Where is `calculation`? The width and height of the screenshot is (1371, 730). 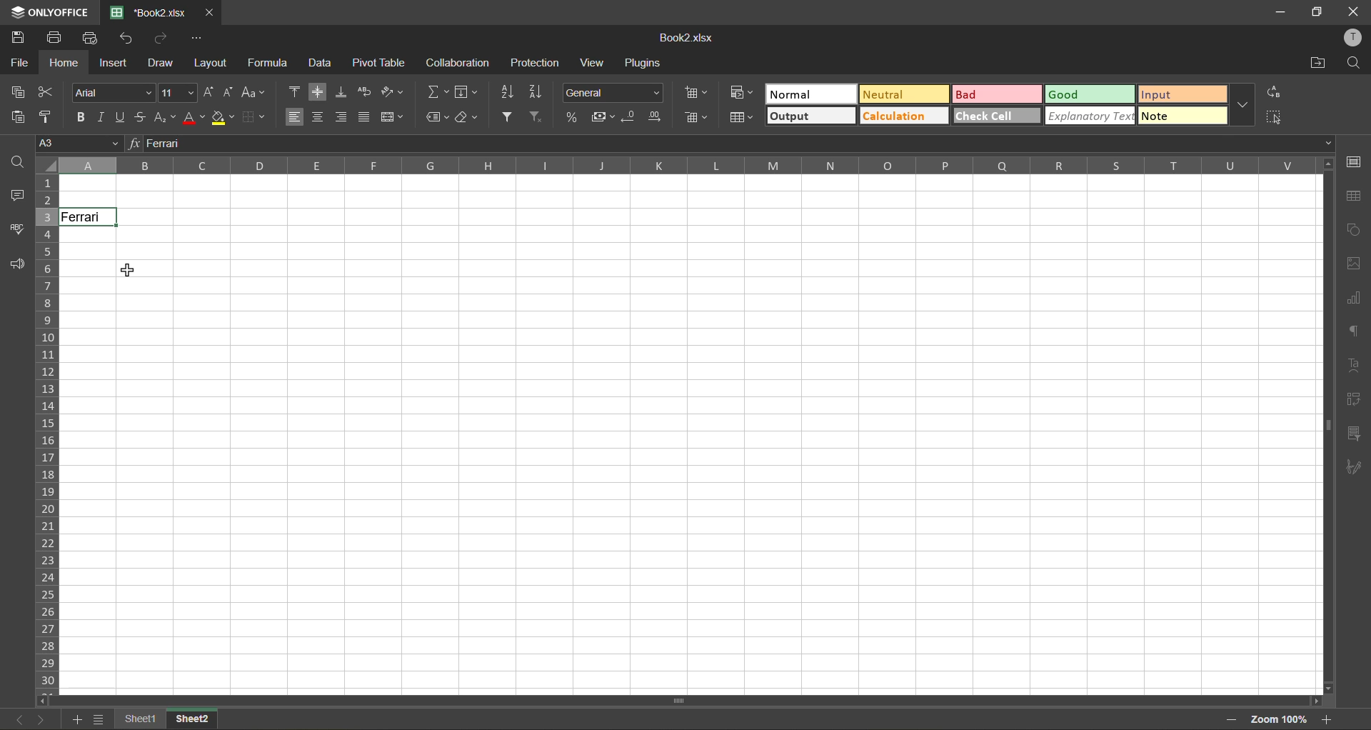 calculation is located at coordinates (903, 115).